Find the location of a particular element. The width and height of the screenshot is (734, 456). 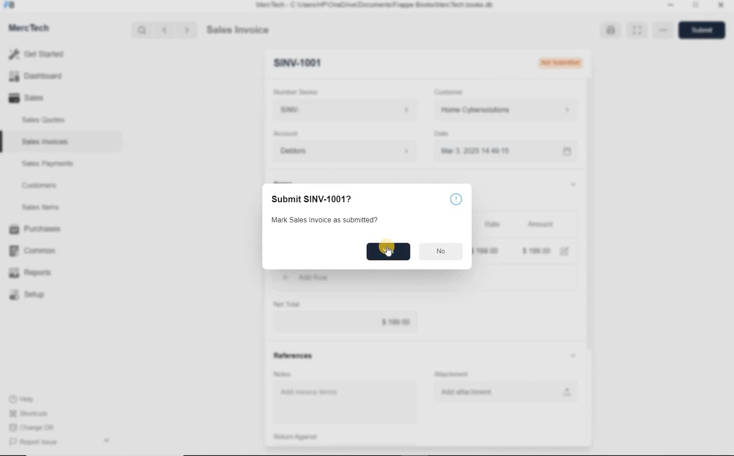

rate: $0.00 is located at coordinates (486, 250).